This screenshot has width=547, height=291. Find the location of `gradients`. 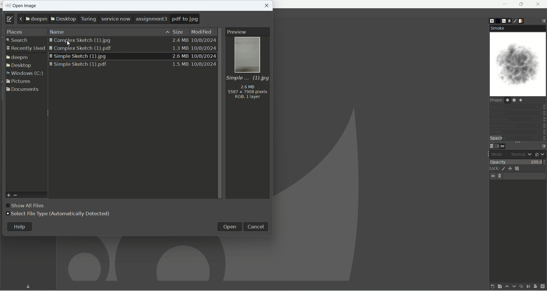

gradients is located at coordinates (522, 21).